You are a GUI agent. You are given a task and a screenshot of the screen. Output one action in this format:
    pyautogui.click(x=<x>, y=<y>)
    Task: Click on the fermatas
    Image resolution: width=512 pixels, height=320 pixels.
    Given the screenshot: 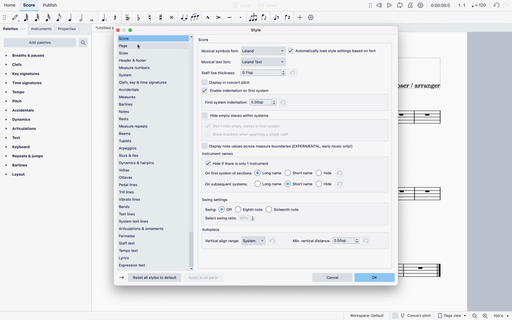 What is the action you would take?
    pyautogui.click(x=147, y=236)
    